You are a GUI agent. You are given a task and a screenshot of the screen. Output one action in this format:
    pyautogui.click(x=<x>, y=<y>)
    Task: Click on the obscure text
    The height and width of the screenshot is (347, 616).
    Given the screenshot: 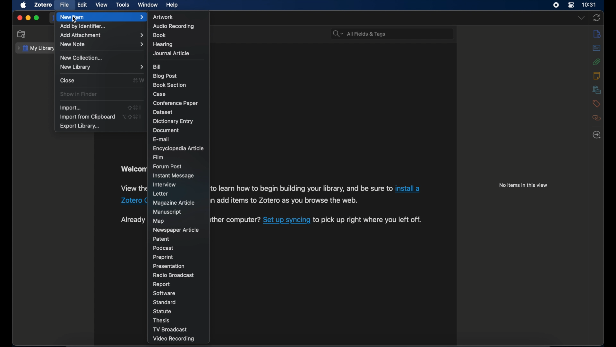 What is the action you would take?
    pyautogui.click(x=133, y=220)
    